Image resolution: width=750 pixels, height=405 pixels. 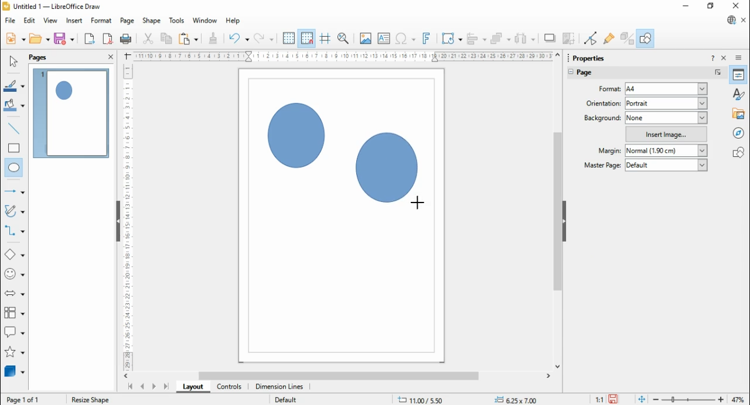 What do you see at coordinates (667, 133) in the screenshot?
I see `insert image` at bounding box center [667, 133].